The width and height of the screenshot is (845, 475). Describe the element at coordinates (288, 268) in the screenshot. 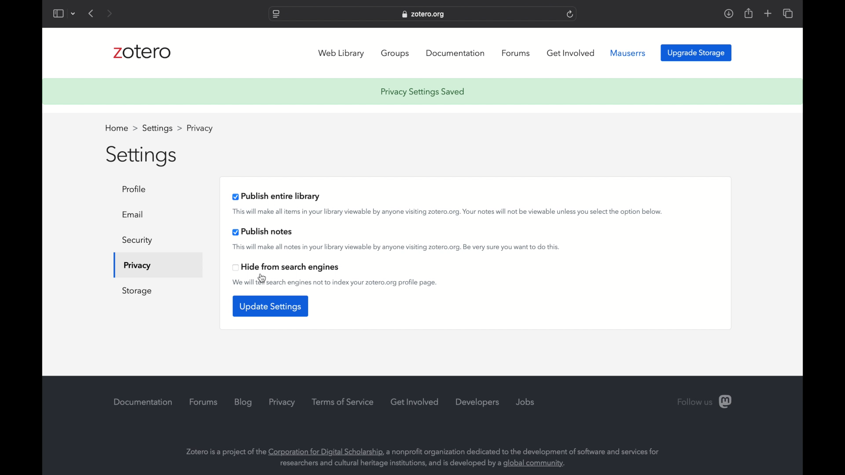

I see `hide from search engines` at that location.